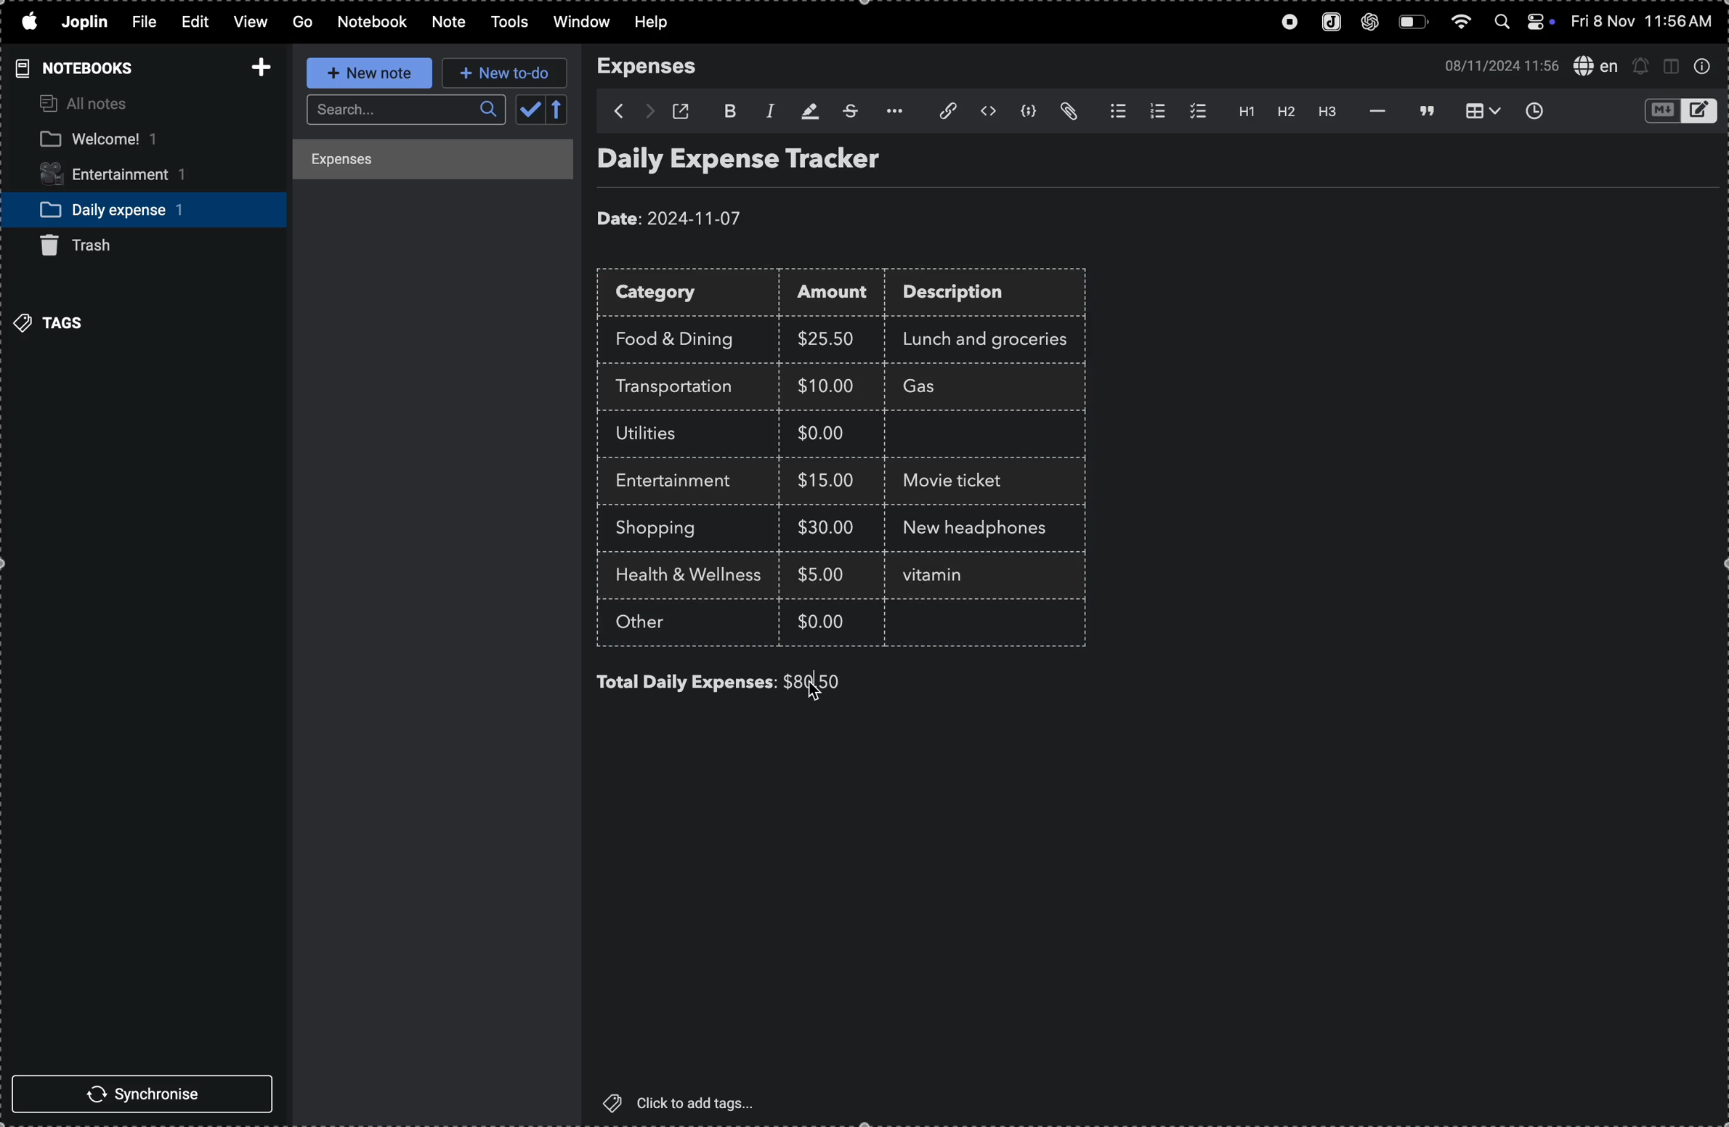  I want to click on $5.00, so click(825, 574).